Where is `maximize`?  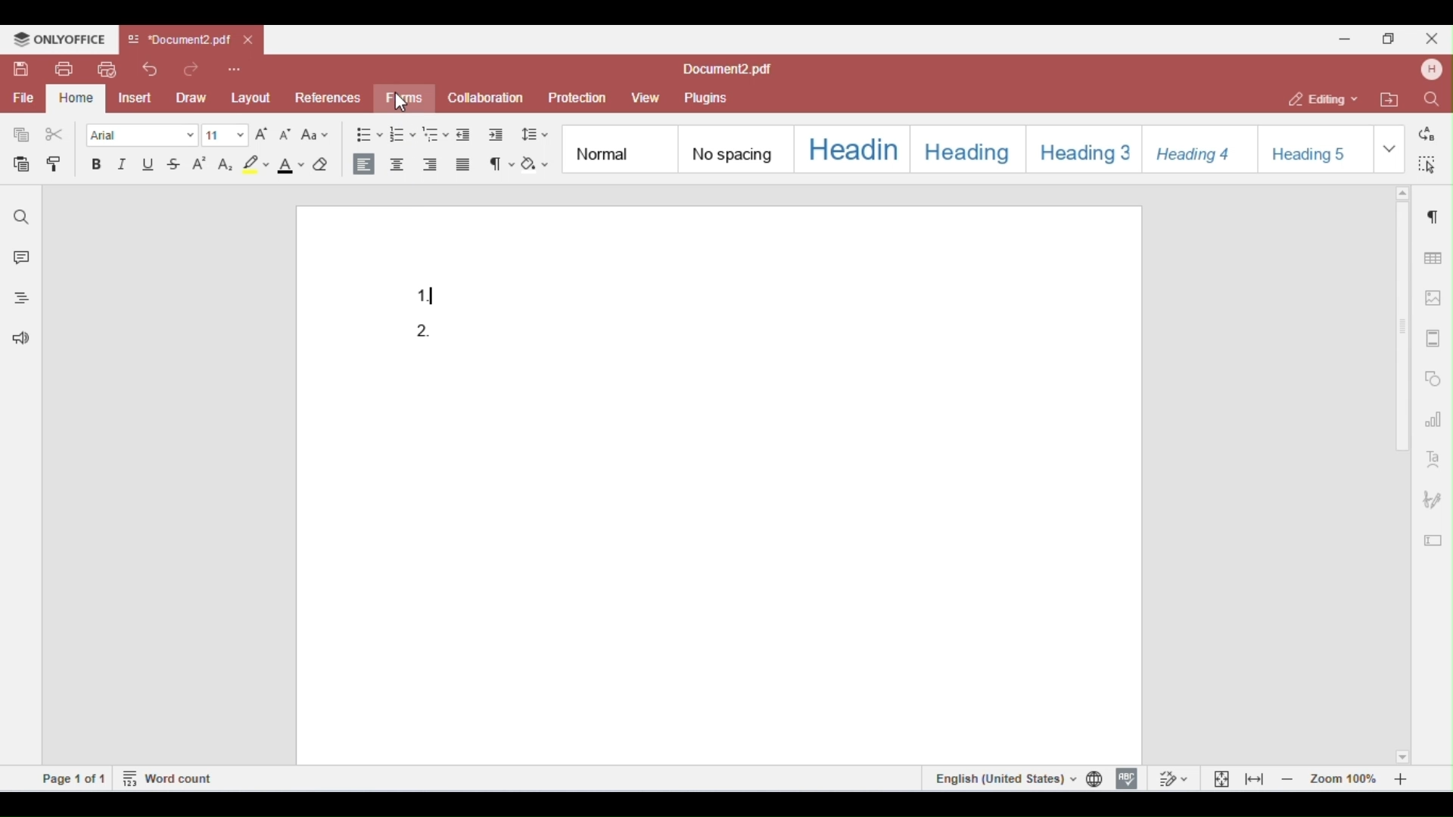
maximize is located at coordinates (1392, 38).